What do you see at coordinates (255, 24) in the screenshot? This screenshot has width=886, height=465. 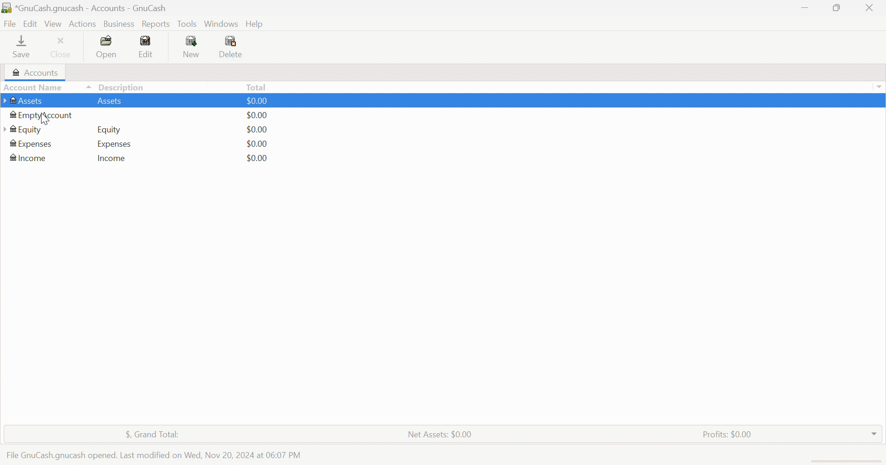 I see `Help` at bounding box center [255, 24].